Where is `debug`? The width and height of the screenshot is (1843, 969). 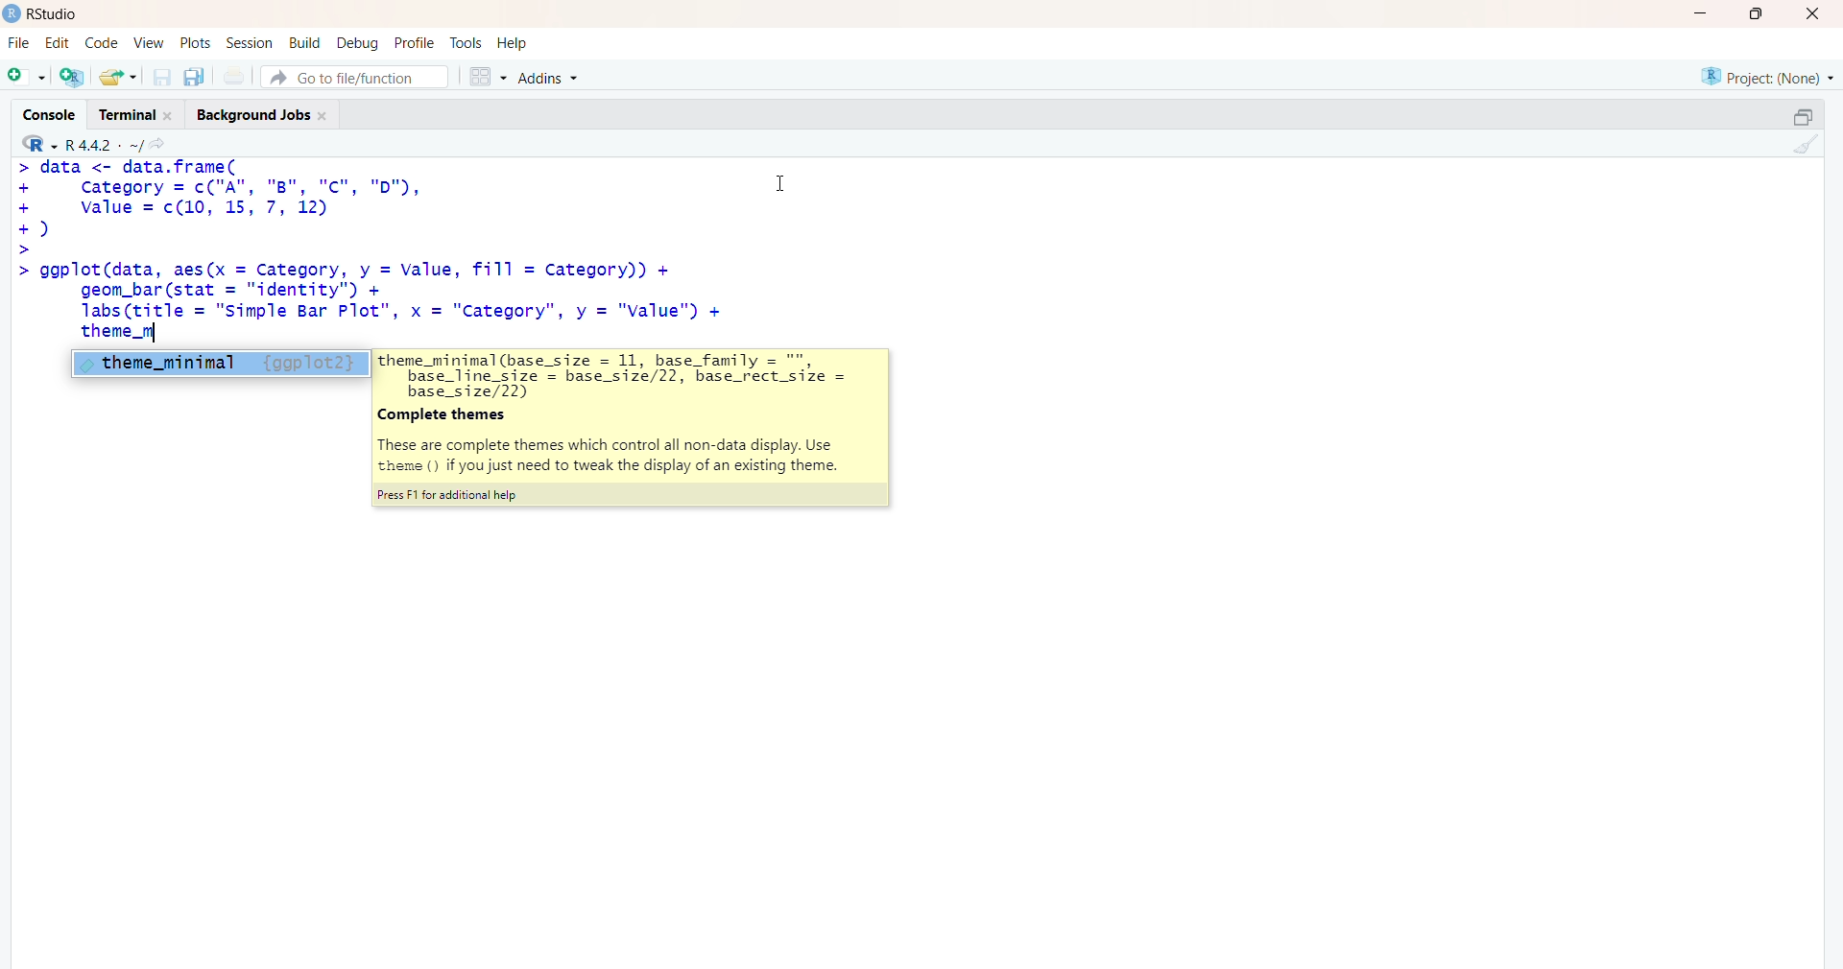 debug is located at coordinates (358, 42).